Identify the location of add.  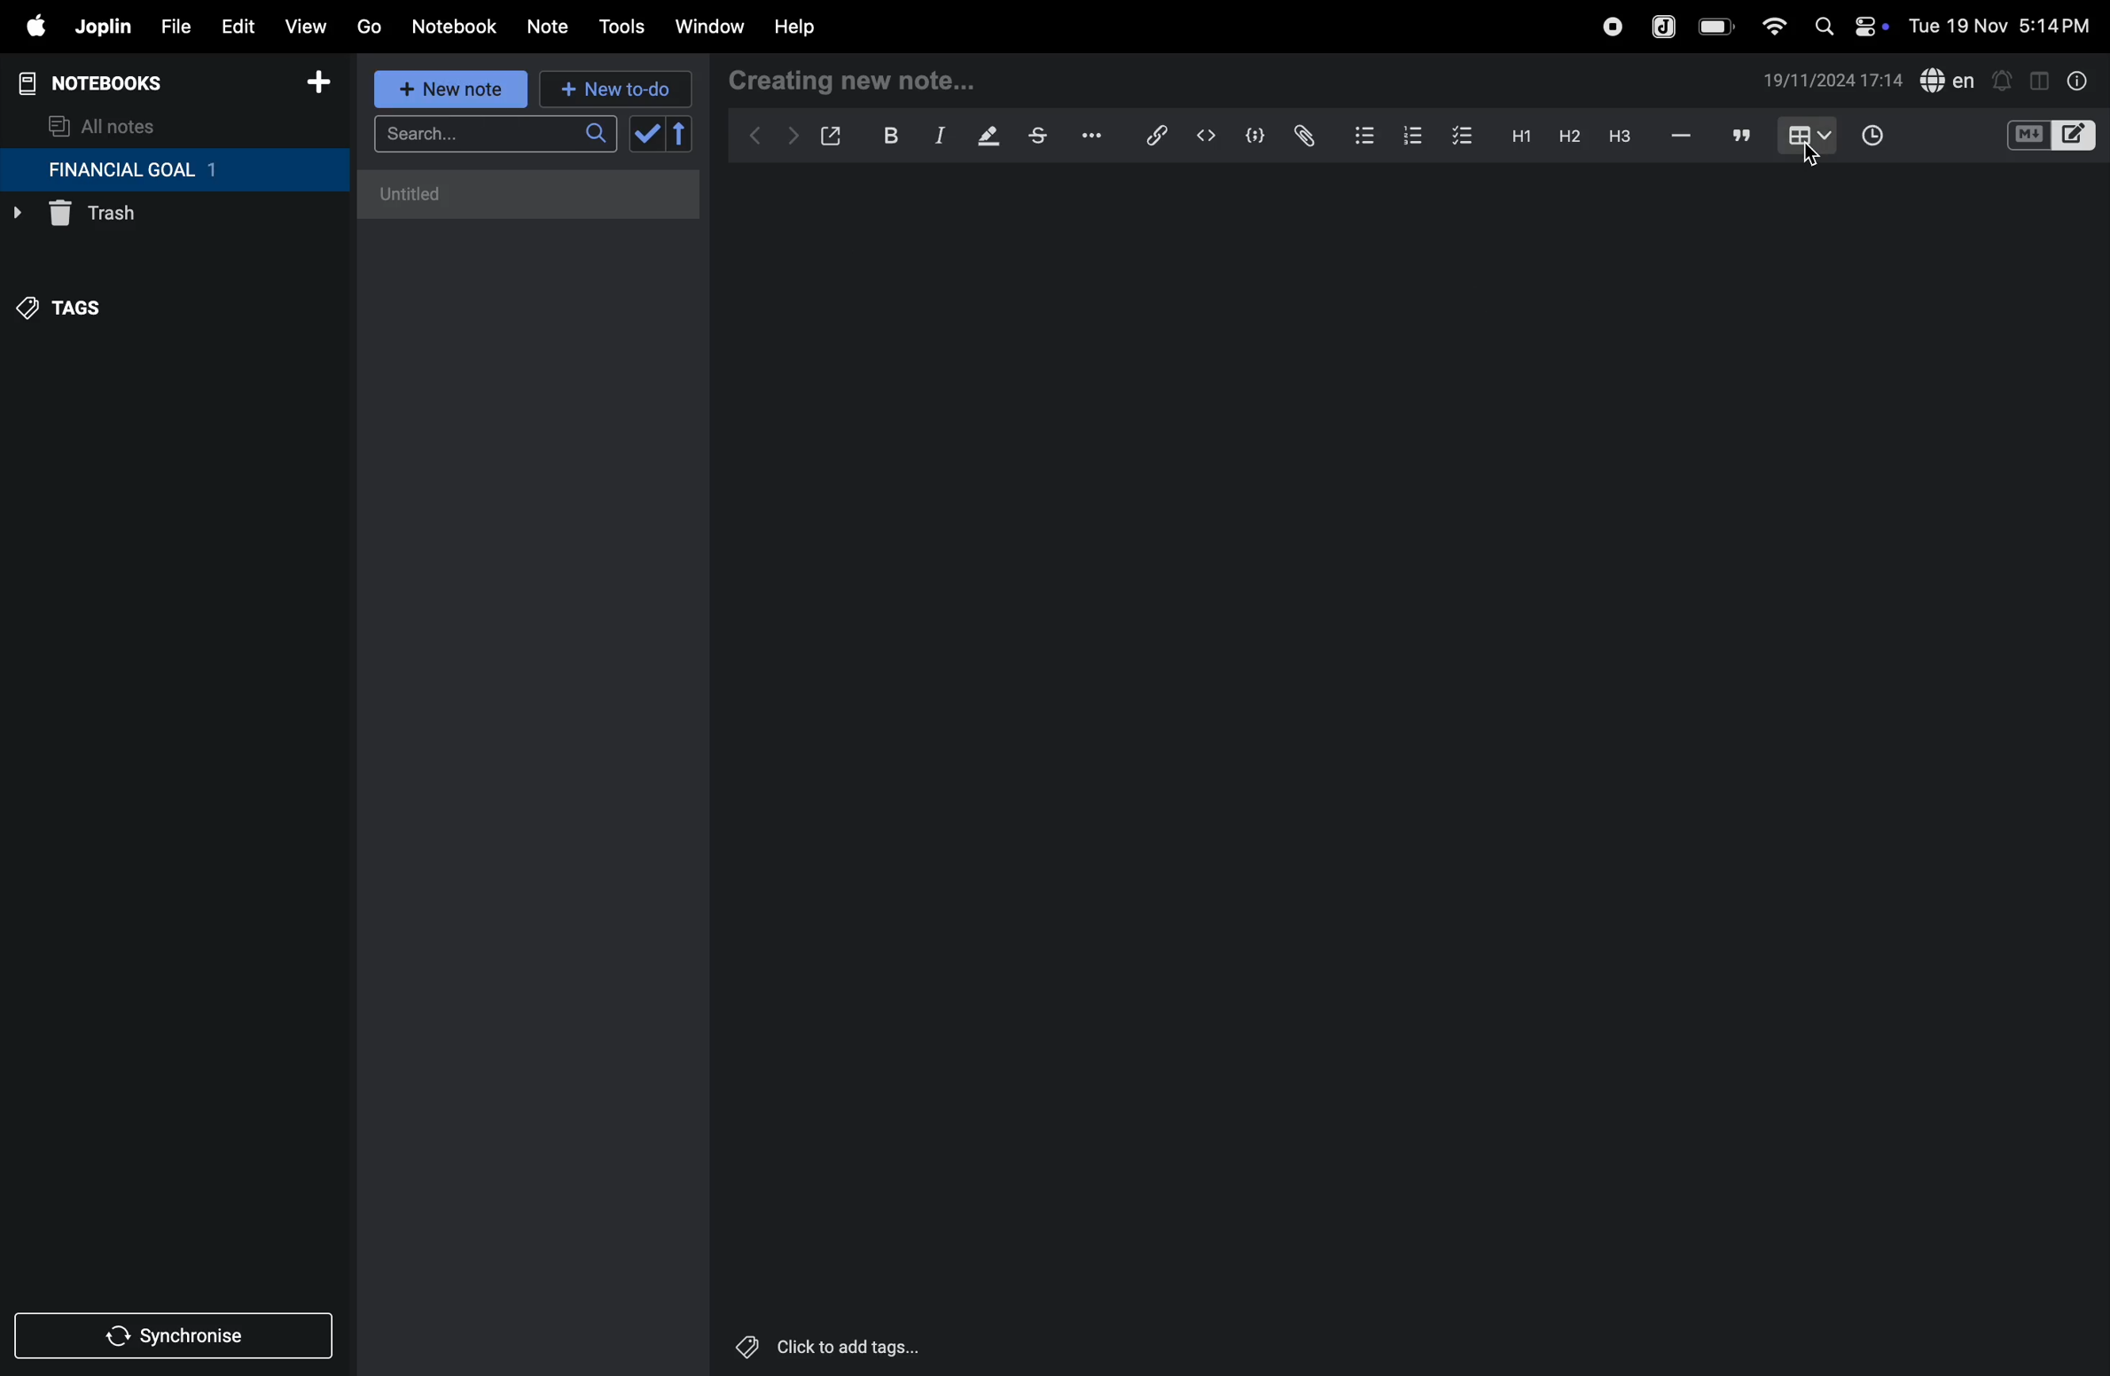
(318, 85).